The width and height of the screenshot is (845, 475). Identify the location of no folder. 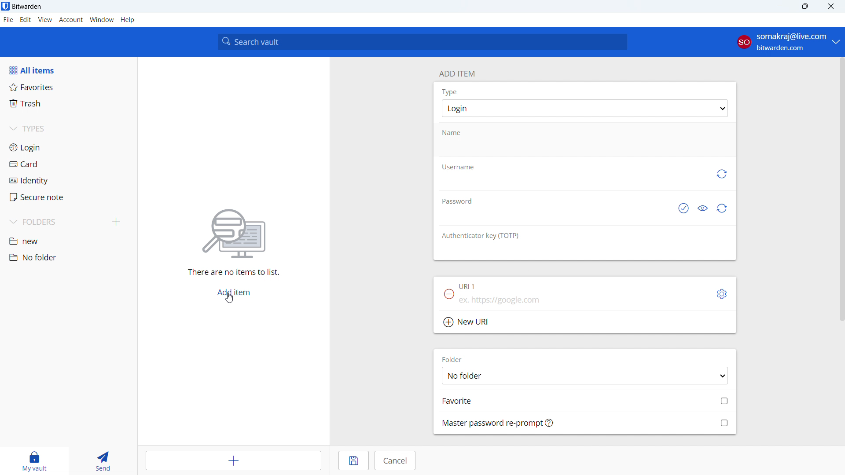
(67, 257).